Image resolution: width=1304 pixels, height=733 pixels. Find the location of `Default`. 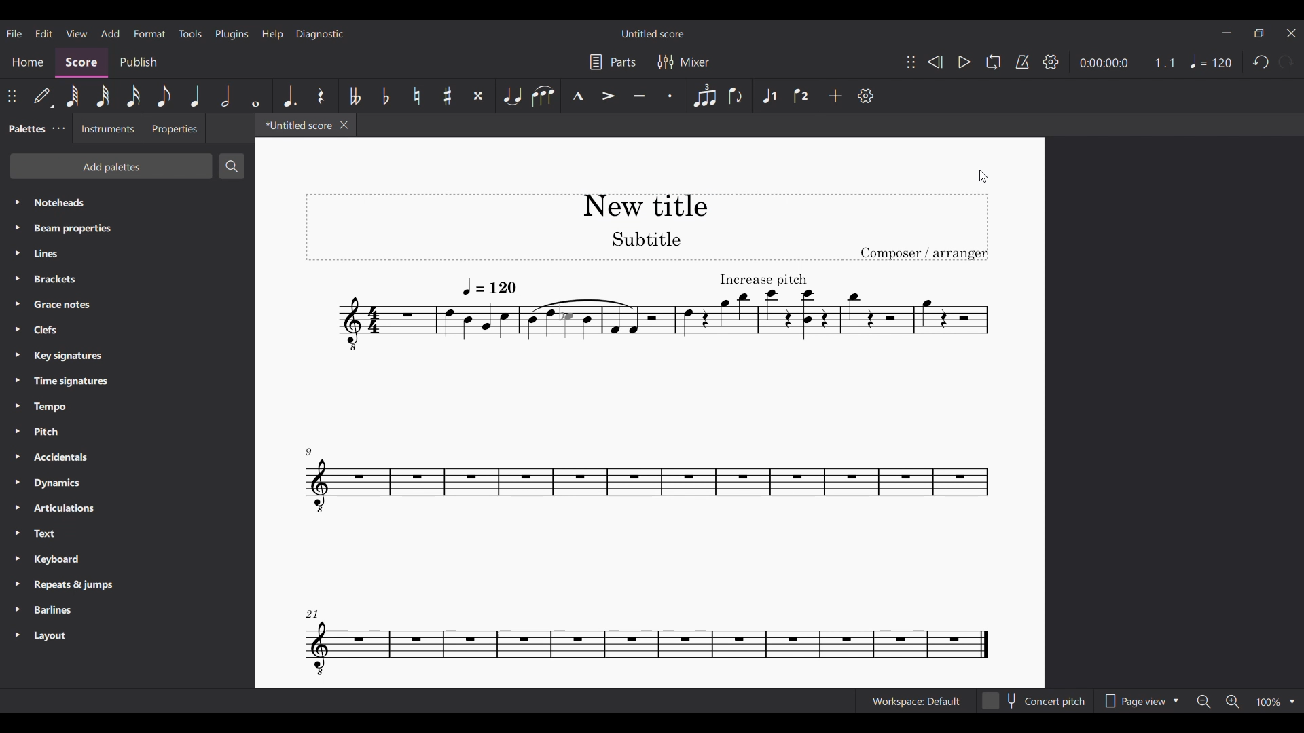

Default is located at coordinates (43, 96).